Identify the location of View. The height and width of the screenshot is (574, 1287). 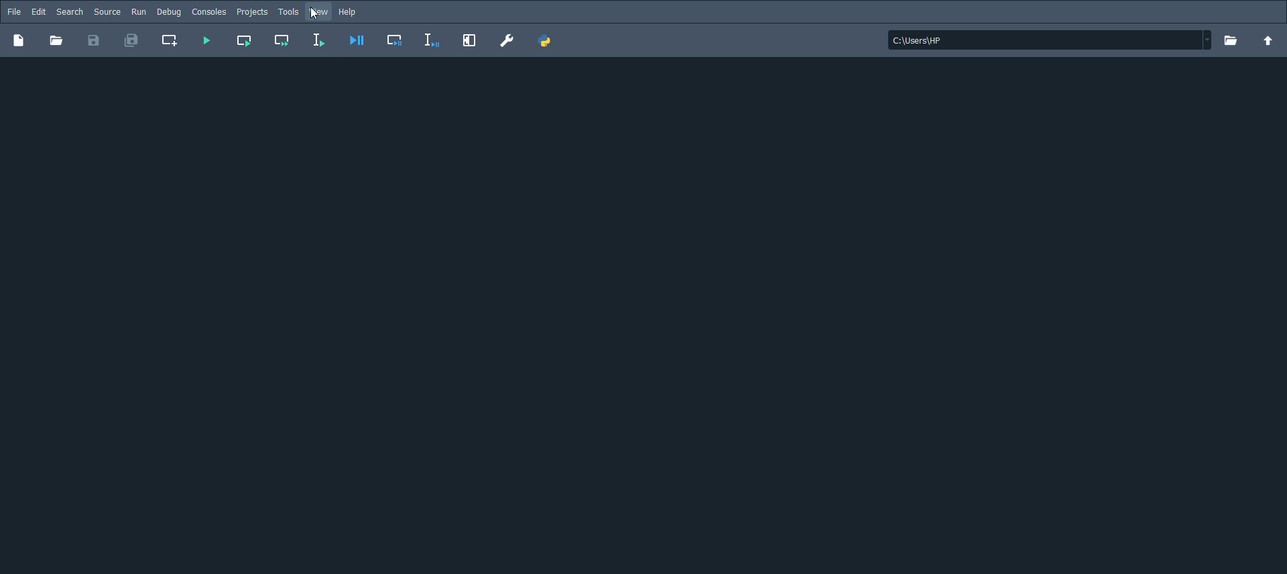
(321, 13).